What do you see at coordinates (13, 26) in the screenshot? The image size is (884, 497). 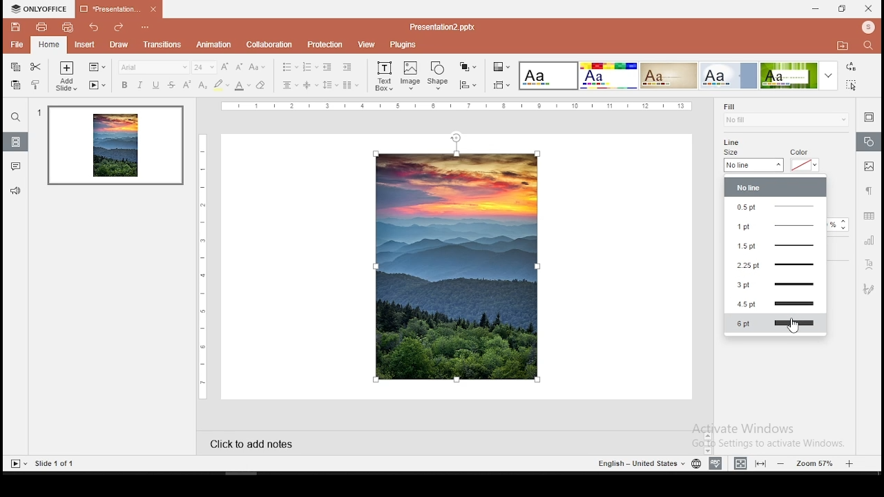 I see `save` at bounding box center [13, 26].